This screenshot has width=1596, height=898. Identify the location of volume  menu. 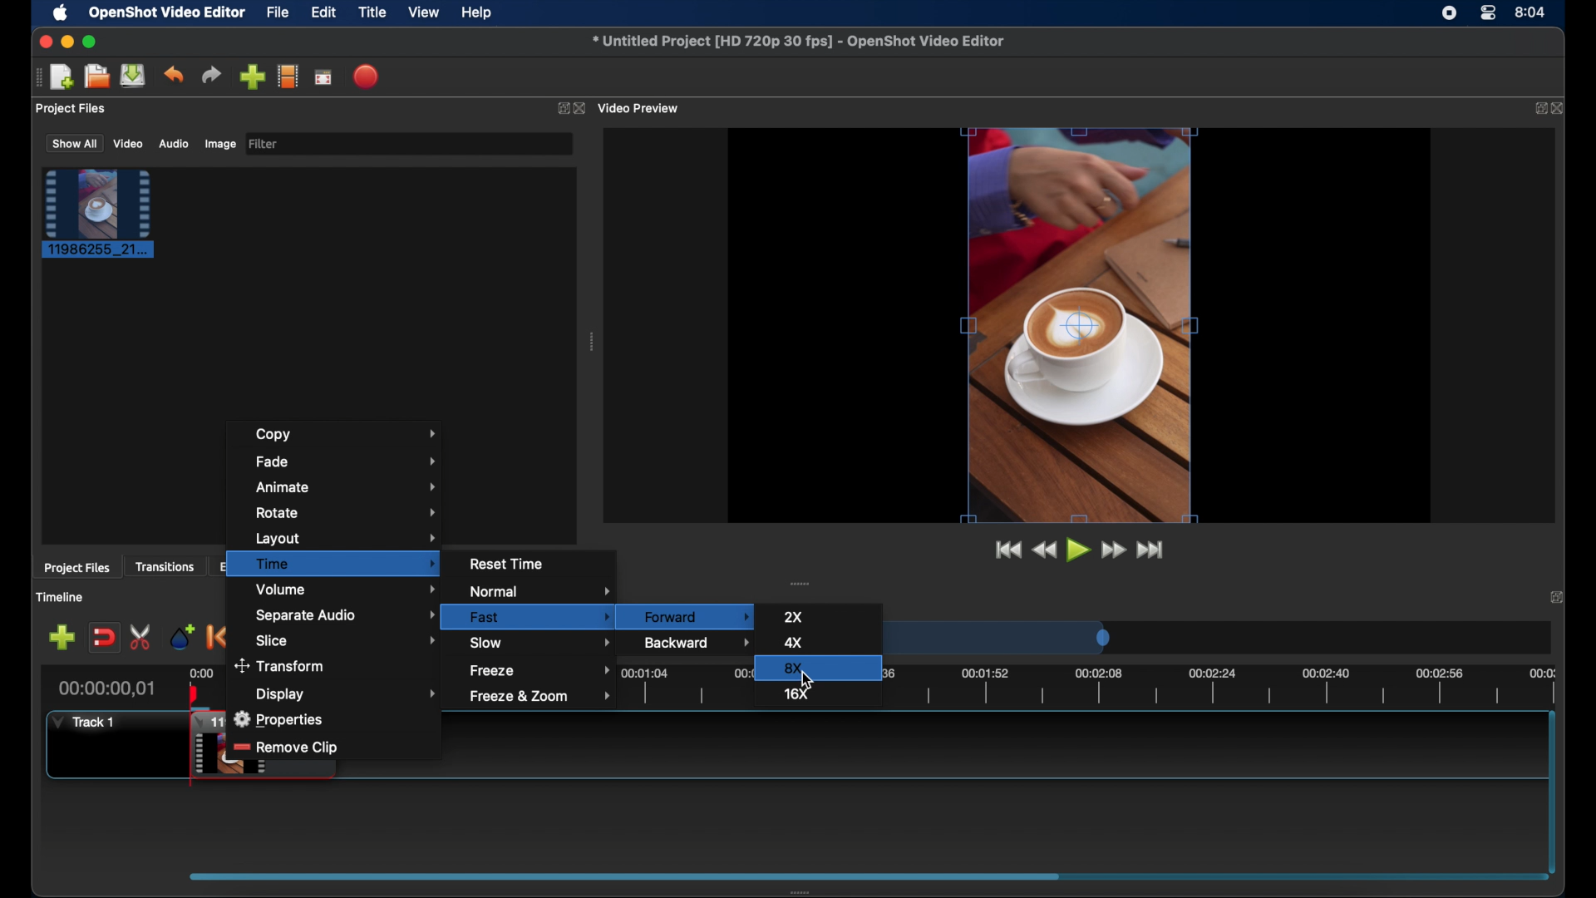
(347, 590).